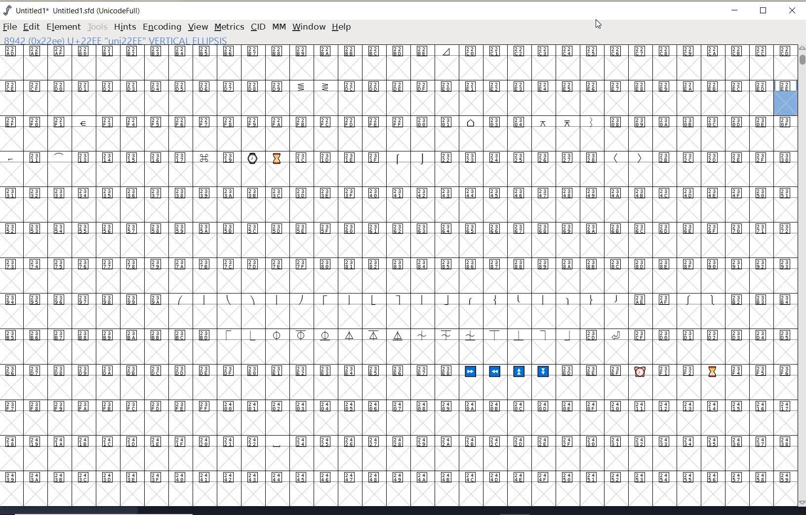 This screenshot has height=515, width=806. What do you see at coordinates (9, 27) in the screenshot?
I see `FILE` at bounding box center [9, 27].